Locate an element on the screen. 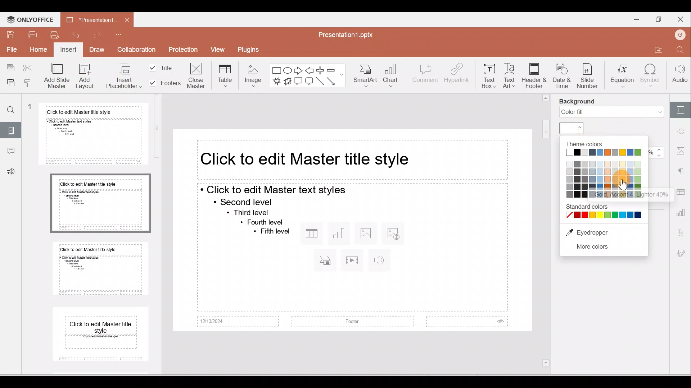  Master slide 1 is located at coordinates (93, 134).